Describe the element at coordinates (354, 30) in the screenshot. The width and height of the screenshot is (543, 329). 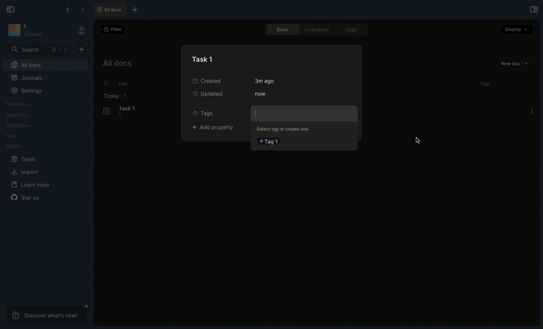
I see `Tags` at that location.